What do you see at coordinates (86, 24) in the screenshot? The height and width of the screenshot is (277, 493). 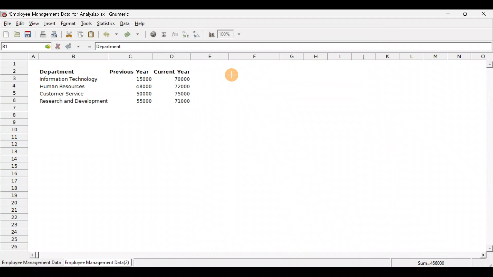 I see `Tools` at bounding box center [86, 24].